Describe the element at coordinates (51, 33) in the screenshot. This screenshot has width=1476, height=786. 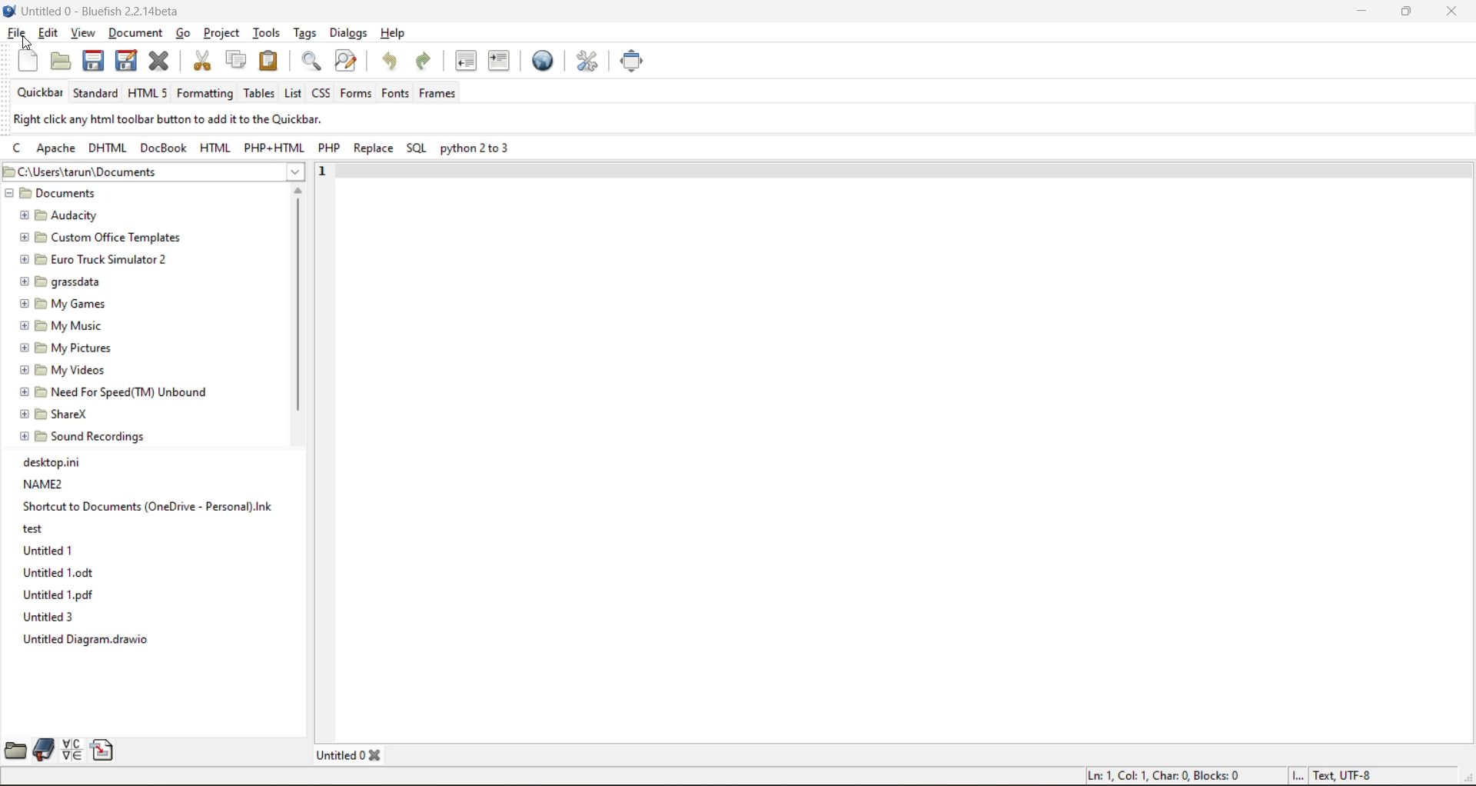
I see `edit` at that location.